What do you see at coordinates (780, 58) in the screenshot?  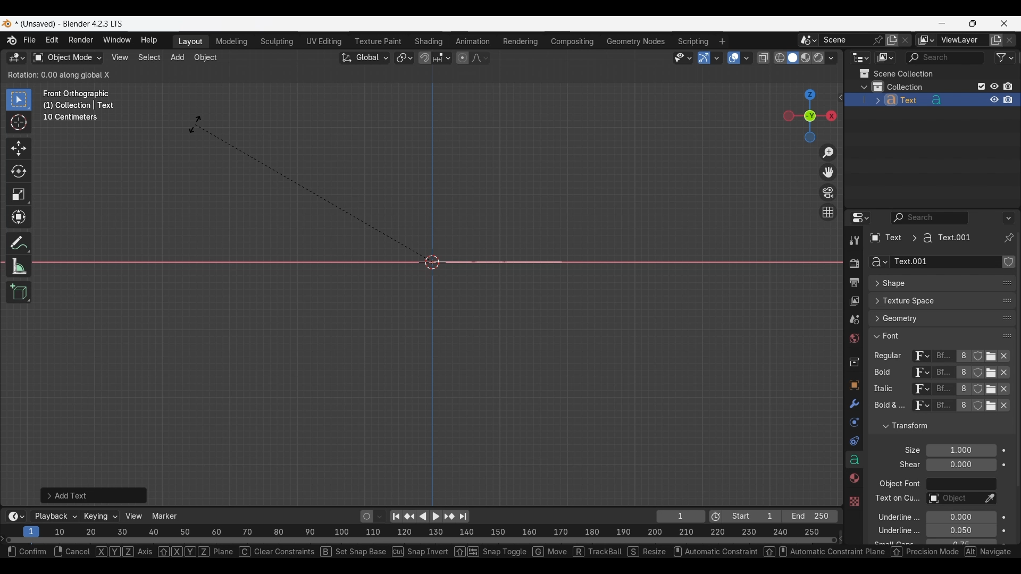 I see `Viewport shading, wireframe` at bounding box center [780, 58].